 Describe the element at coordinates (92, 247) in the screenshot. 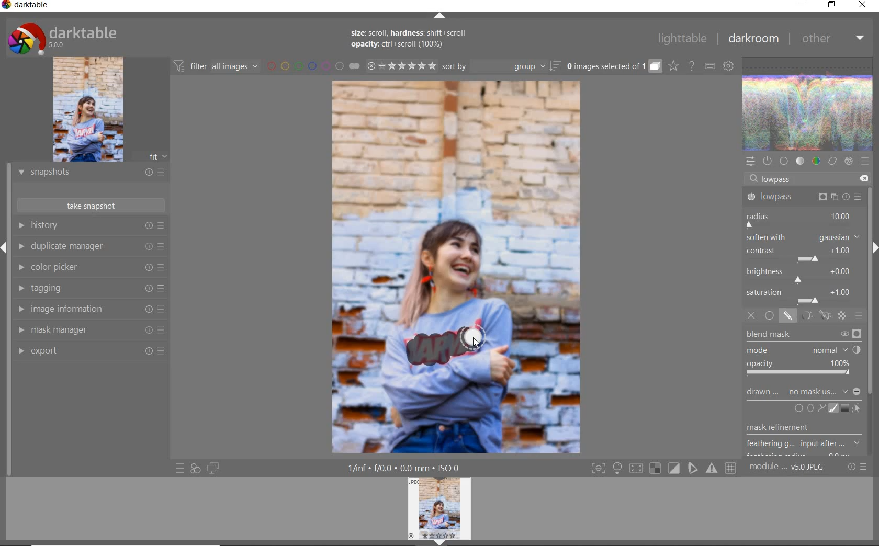

I see `duplicate manager` at that location.